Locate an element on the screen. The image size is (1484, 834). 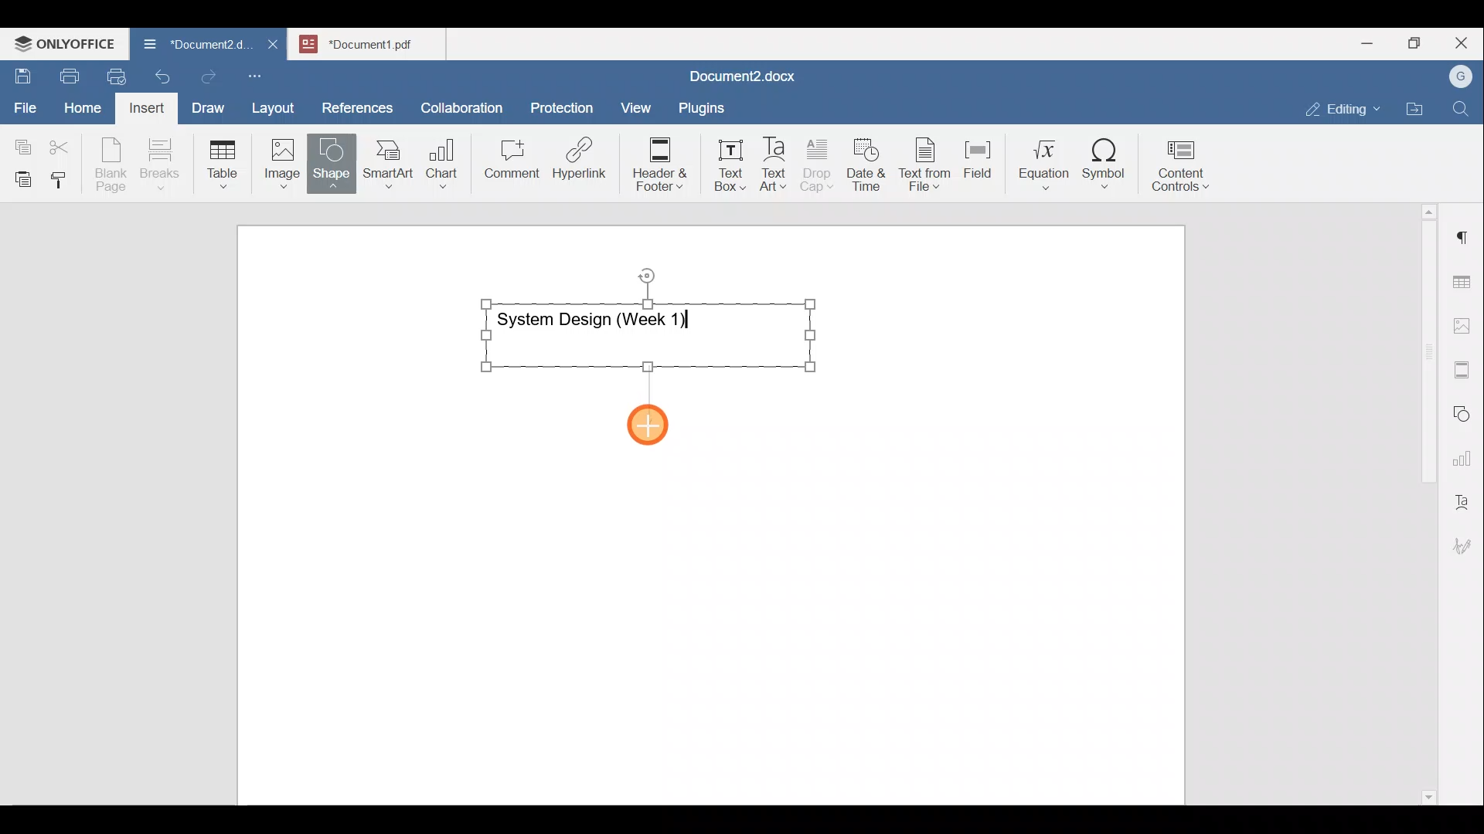
Account name is located at coordinates (1457, 77).